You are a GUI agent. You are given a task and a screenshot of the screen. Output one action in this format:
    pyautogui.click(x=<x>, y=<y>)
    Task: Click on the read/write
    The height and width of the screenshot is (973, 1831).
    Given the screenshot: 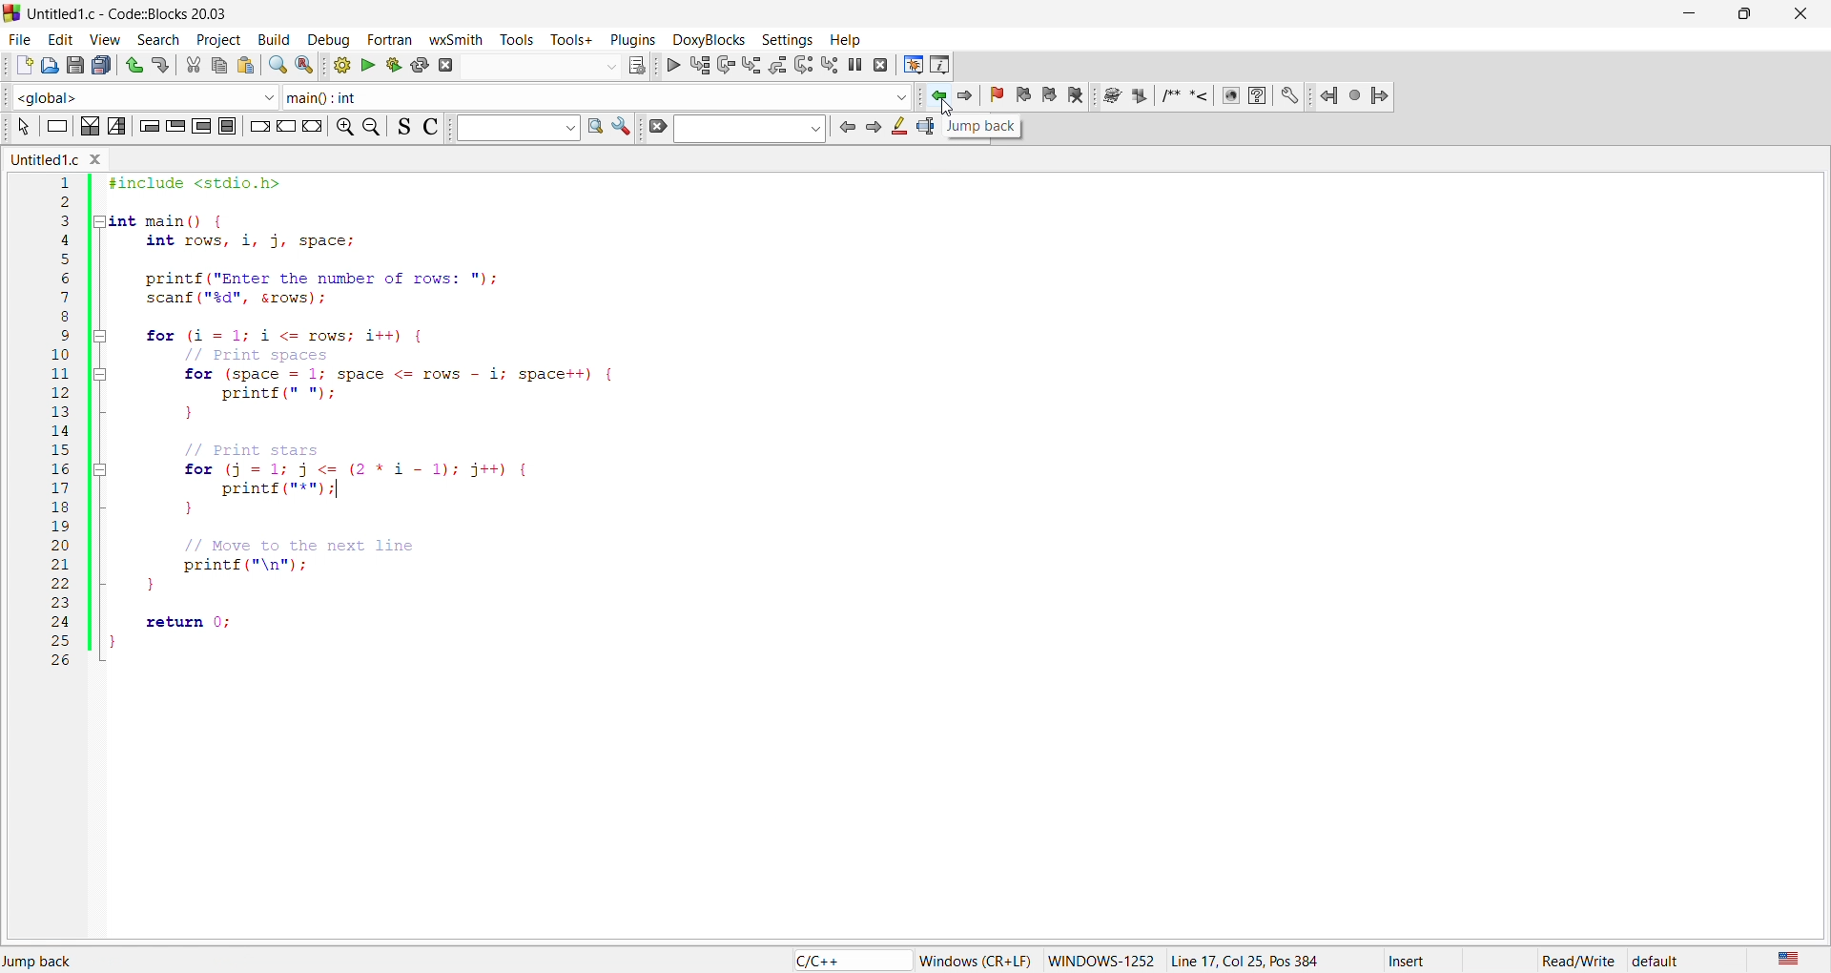 What is the action you would take?
    pyautogui.click(x=1556, y=957)
    